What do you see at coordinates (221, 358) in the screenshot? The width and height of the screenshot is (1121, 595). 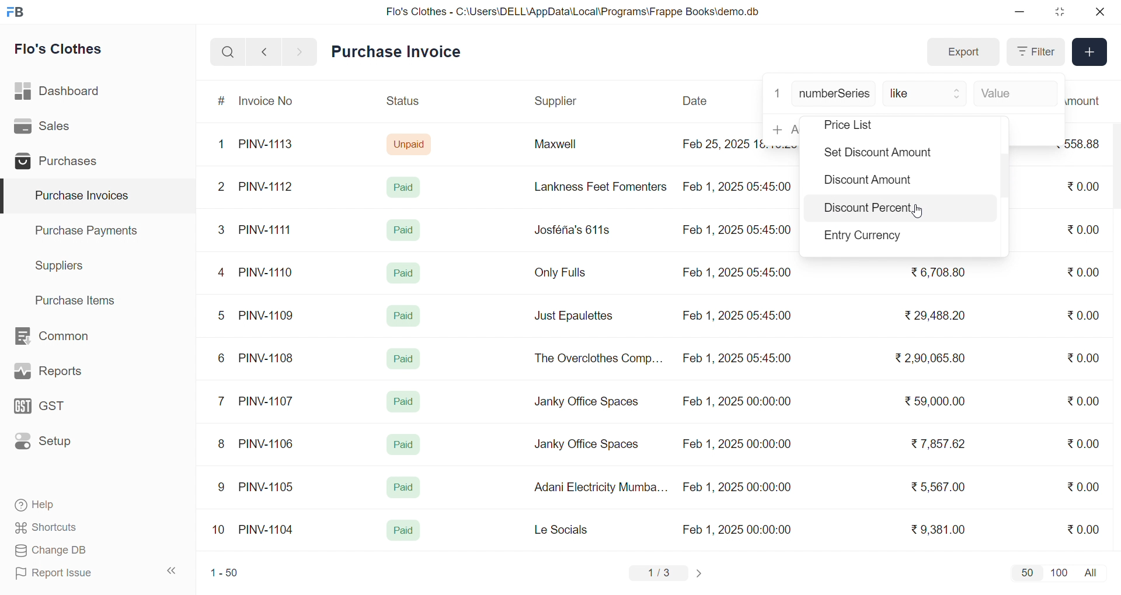 I see `6` at bounding box center [221, 358].